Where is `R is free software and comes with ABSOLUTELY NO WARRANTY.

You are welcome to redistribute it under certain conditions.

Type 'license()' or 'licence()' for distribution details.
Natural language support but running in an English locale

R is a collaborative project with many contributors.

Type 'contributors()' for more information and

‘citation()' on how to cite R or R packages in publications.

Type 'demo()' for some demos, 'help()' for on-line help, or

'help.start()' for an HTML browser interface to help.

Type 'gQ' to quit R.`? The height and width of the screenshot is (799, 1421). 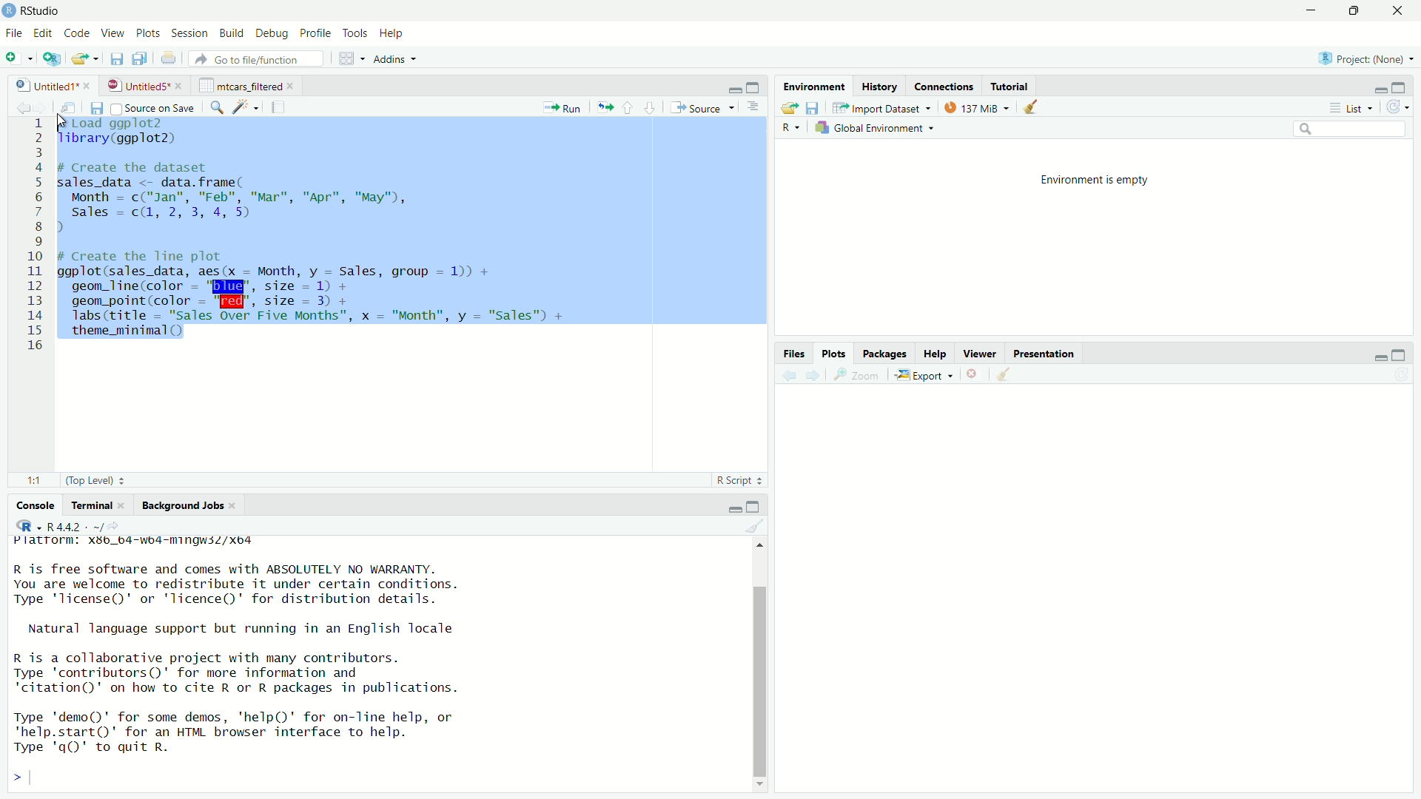 R is free software and comes with ABSOLUTELY NO WARRANTY.

You are welcome to redistribute it under certain conditions.

Type 'license()' or 'licence()' for distribution details.
Natural language support but running in an English locale

R is a collaborative project with many contributors.

Type 'contributors()' for more information and

‘citation()' on how to cite R or R packages in publications.

Type 'demo()' for some demos, 'help()' for on-line help, or

'help.start()' for an HTML browser interface to help.

Type 'gQ' to quit R. is located at coordinates (239, 661).